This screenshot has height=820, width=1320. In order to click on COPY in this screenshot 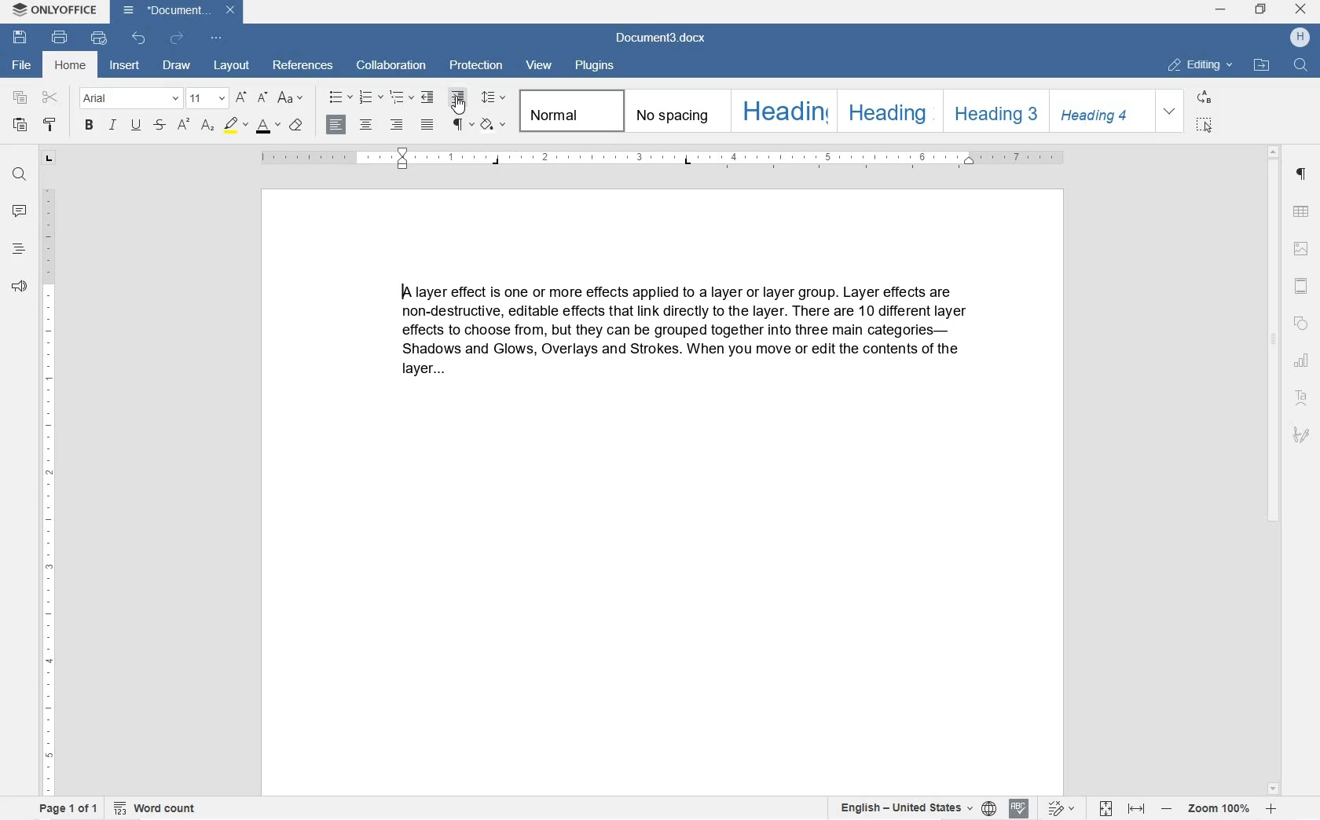, I will do `click(20, 98)`.